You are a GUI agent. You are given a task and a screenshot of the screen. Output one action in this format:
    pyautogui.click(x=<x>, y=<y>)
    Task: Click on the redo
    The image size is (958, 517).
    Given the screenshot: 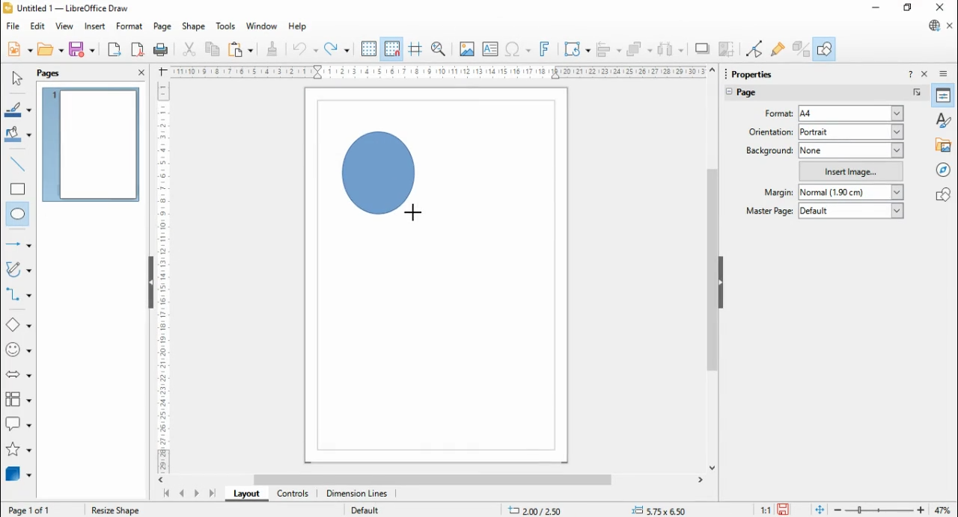 What is the action you would take?
    pyautogui.click(x=337, y=49)
    